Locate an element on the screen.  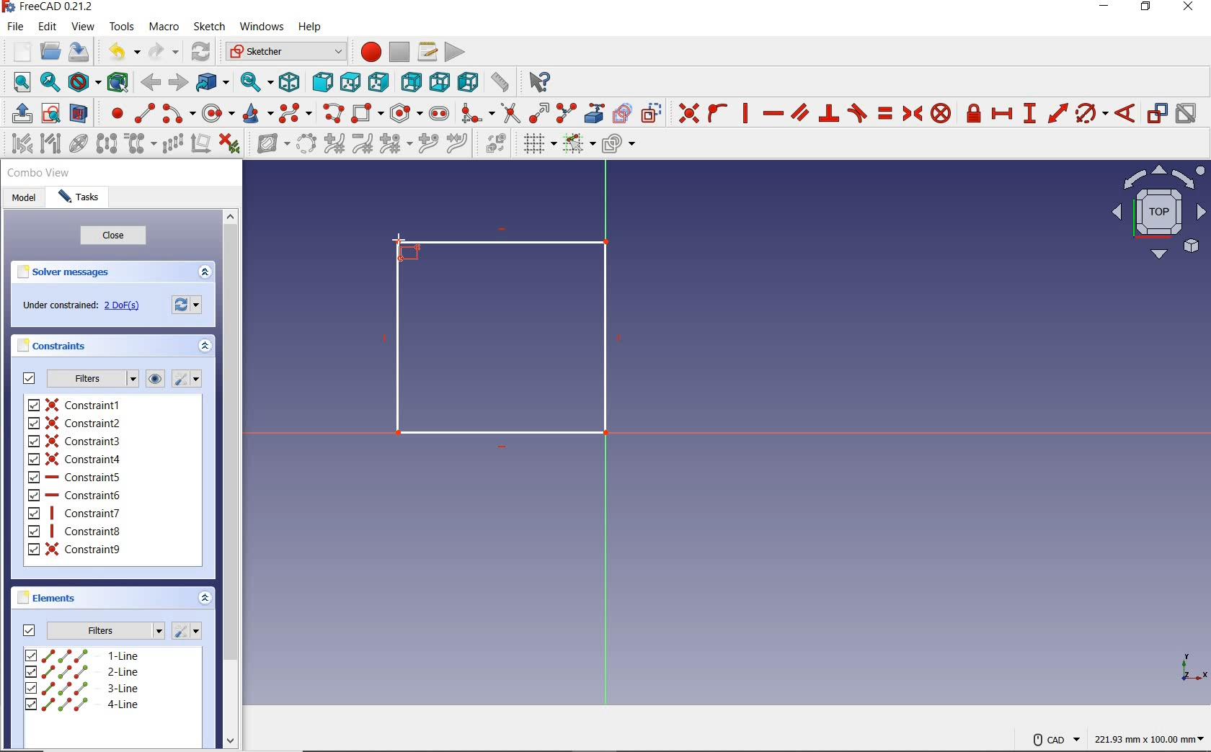
constraint angle is located at coordinates (1126, 112).